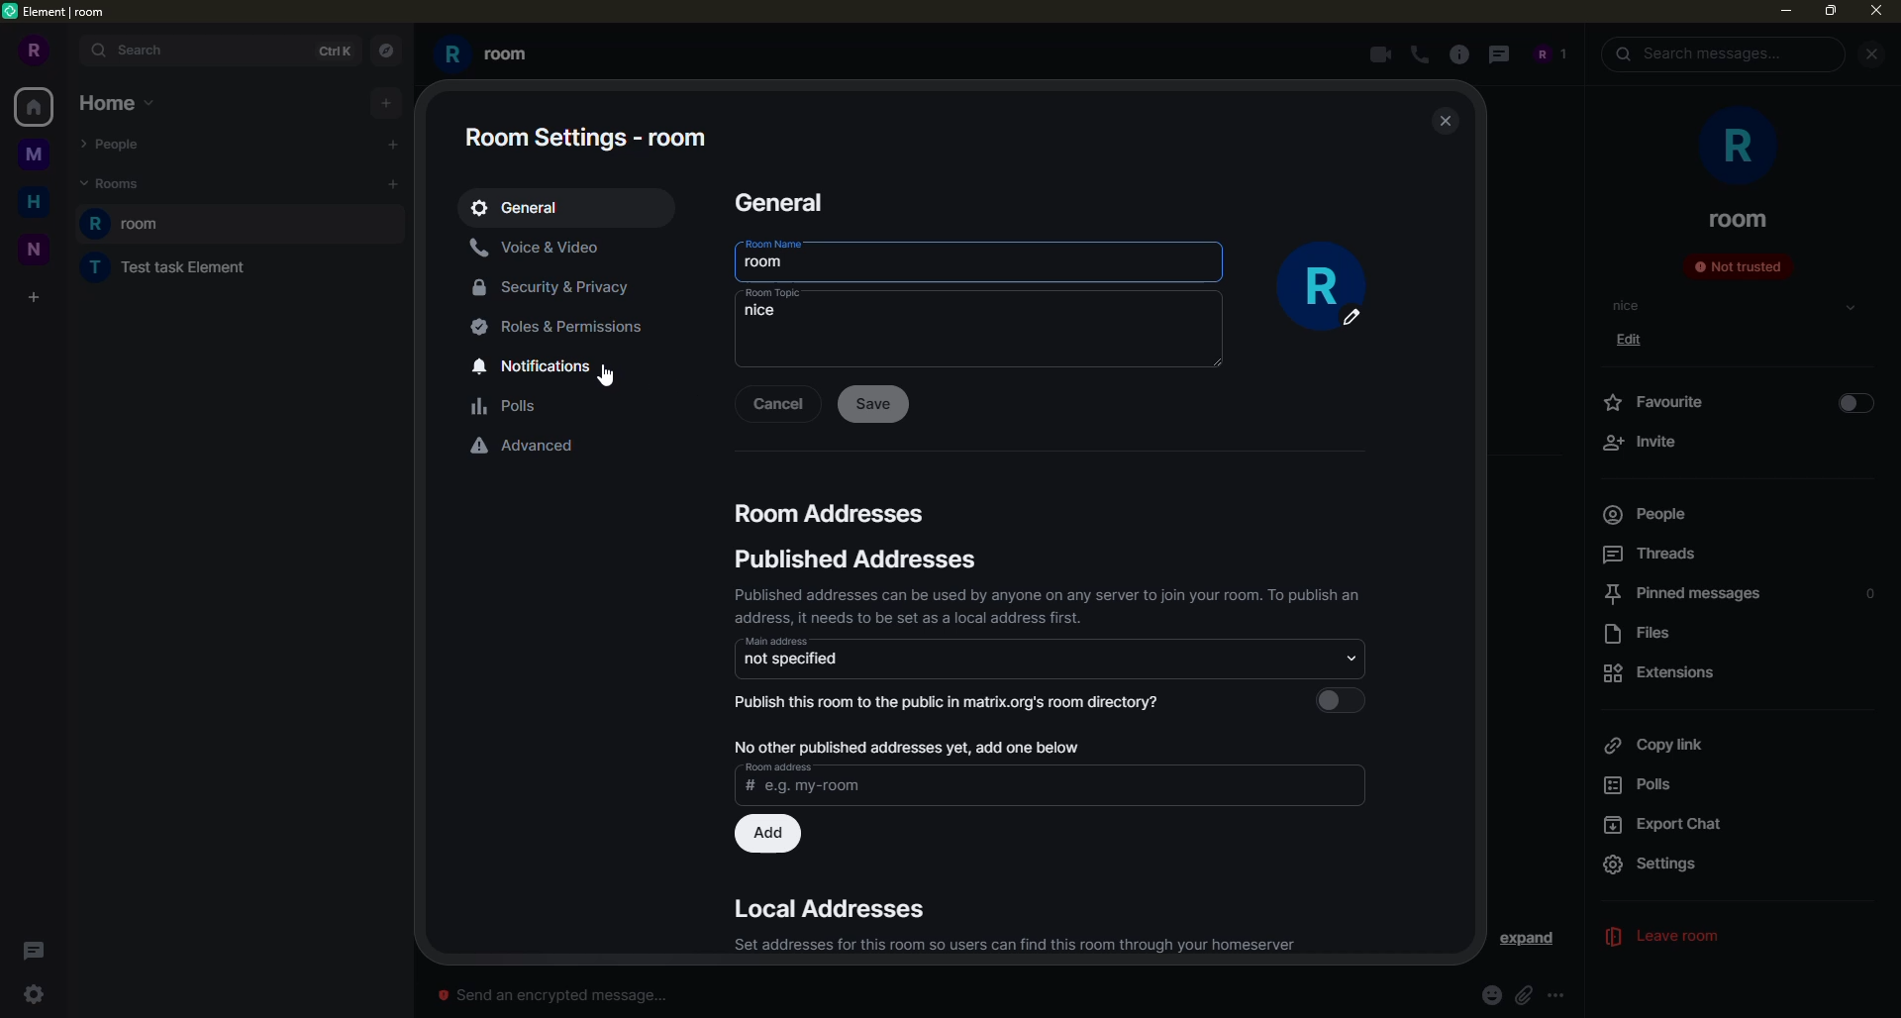 The image size is (1901, 1018). I want to click on info, so click(1462, 54).